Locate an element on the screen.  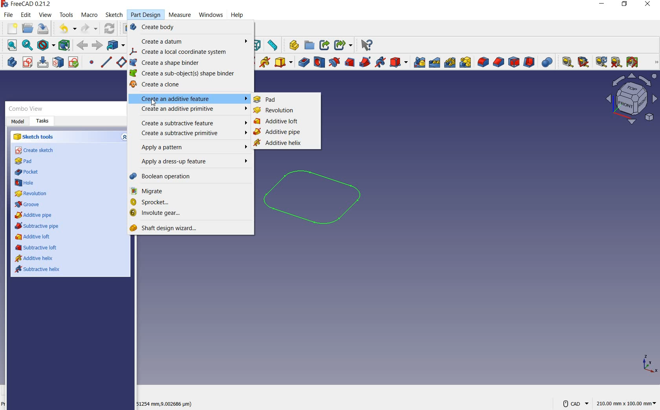
CAD Navigation Style is located at coordinates (576, 402).